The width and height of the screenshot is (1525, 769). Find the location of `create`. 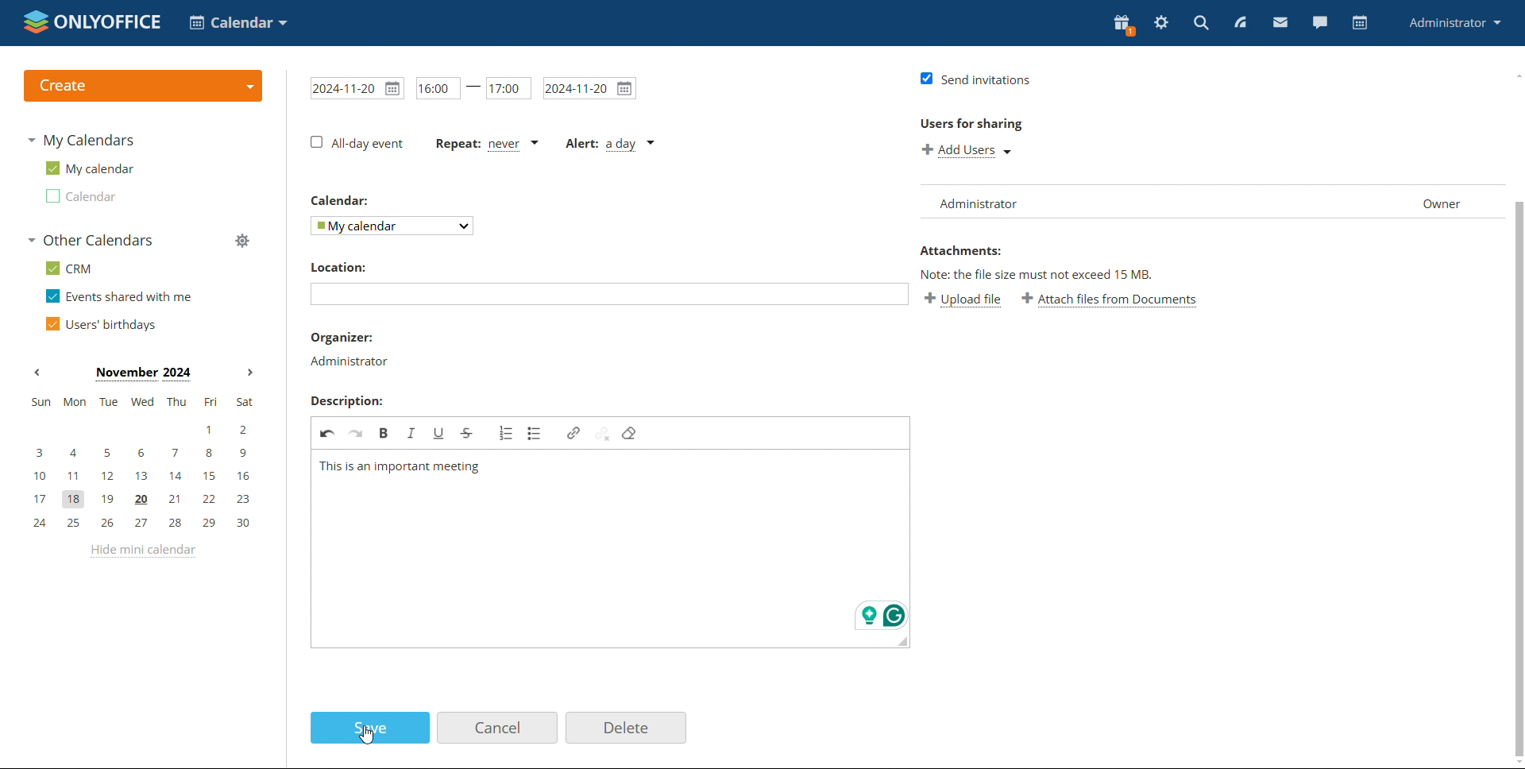

create is located at coordinates (145, 87).